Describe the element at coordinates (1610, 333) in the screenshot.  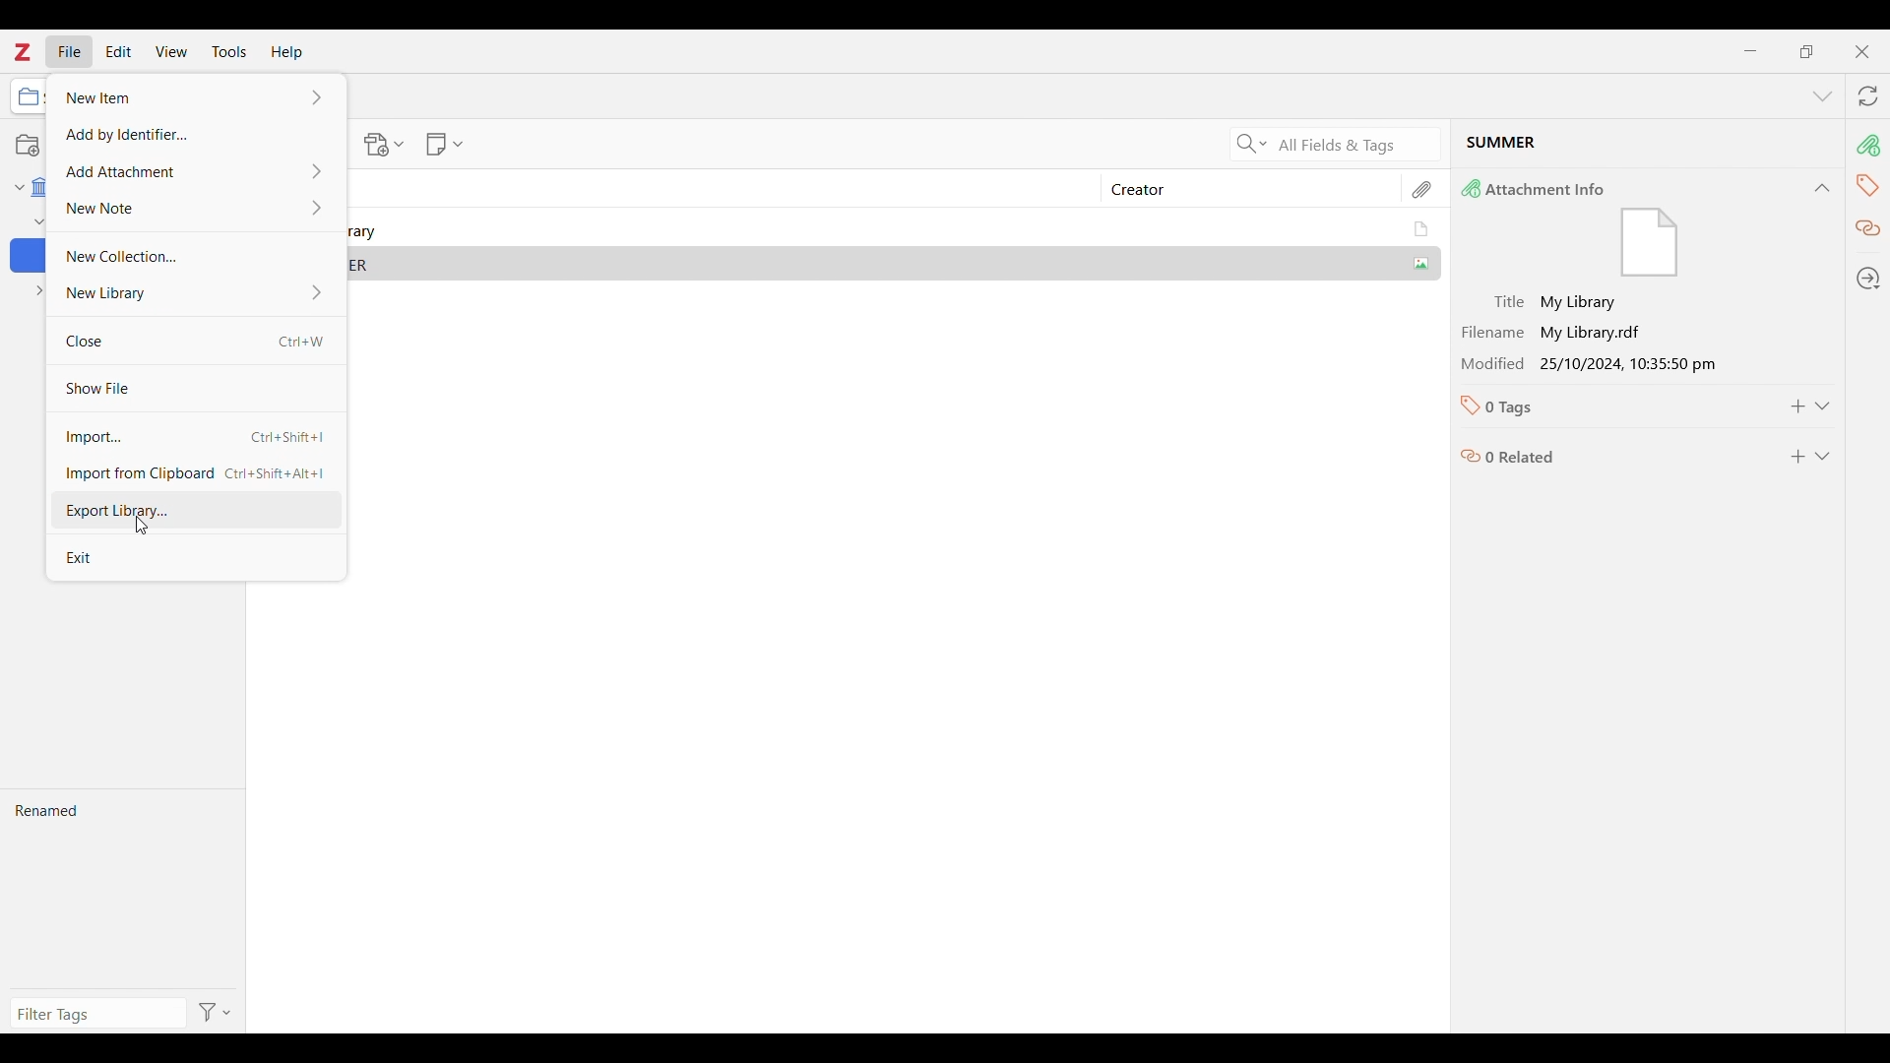
I see `Filename : My library.rdf` at that location.